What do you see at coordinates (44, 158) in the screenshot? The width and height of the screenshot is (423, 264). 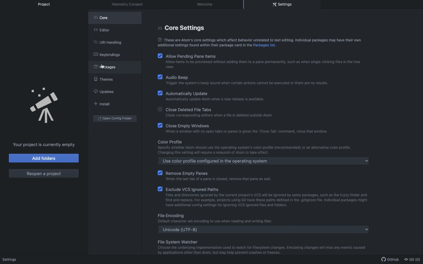 I see `Add folders` at bounding box center [44, 158].